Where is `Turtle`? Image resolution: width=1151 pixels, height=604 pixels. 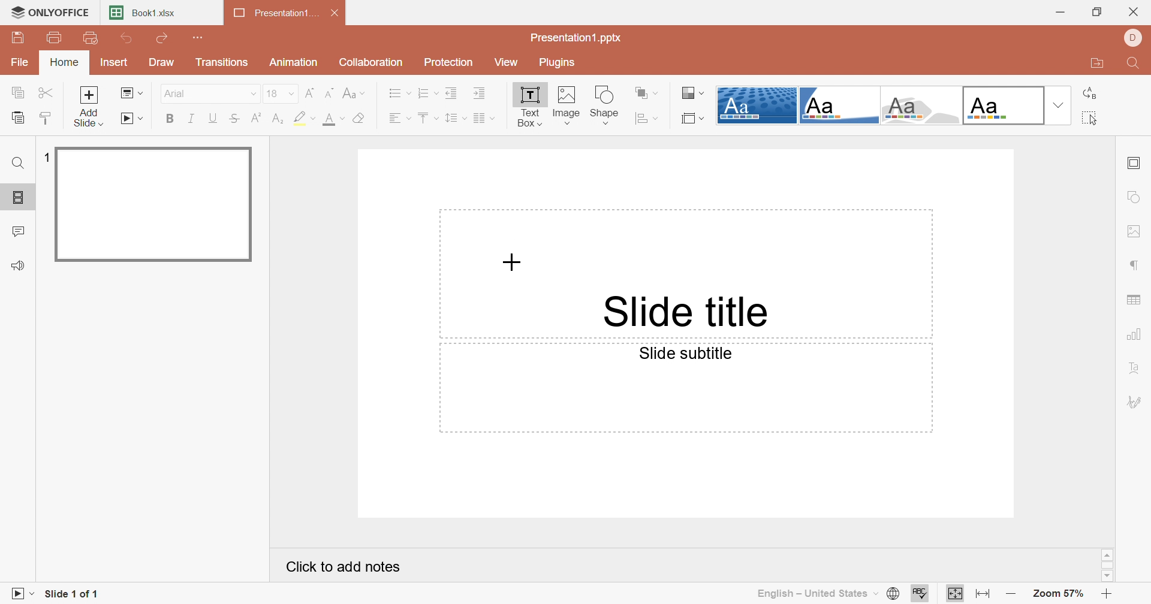 Turtle is located at coordinates (920, 105).